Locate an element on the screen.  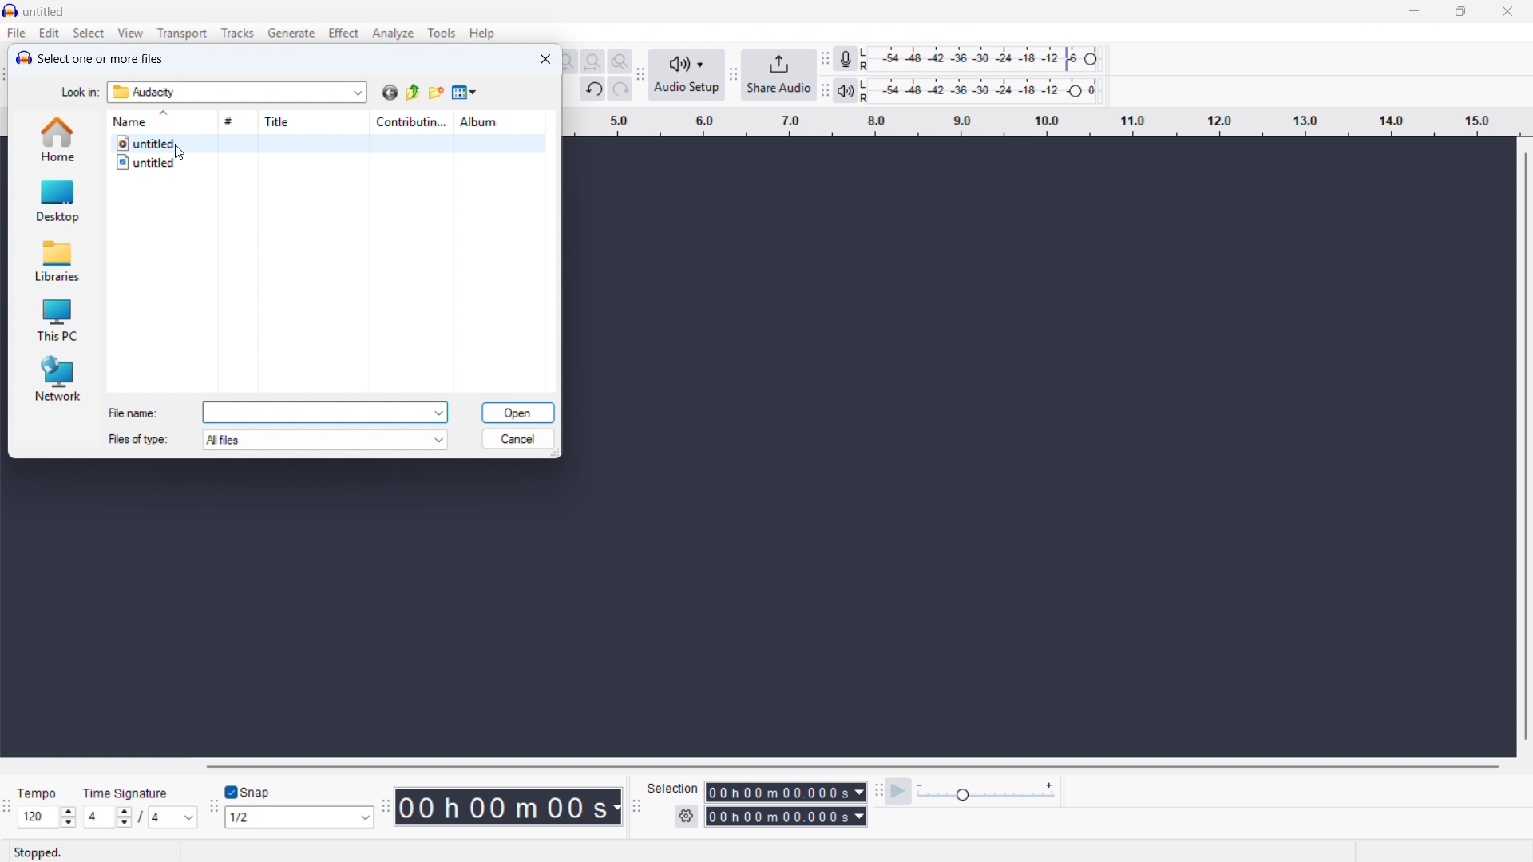
Recording metre toolbar  is located at coordinates (826, 59).